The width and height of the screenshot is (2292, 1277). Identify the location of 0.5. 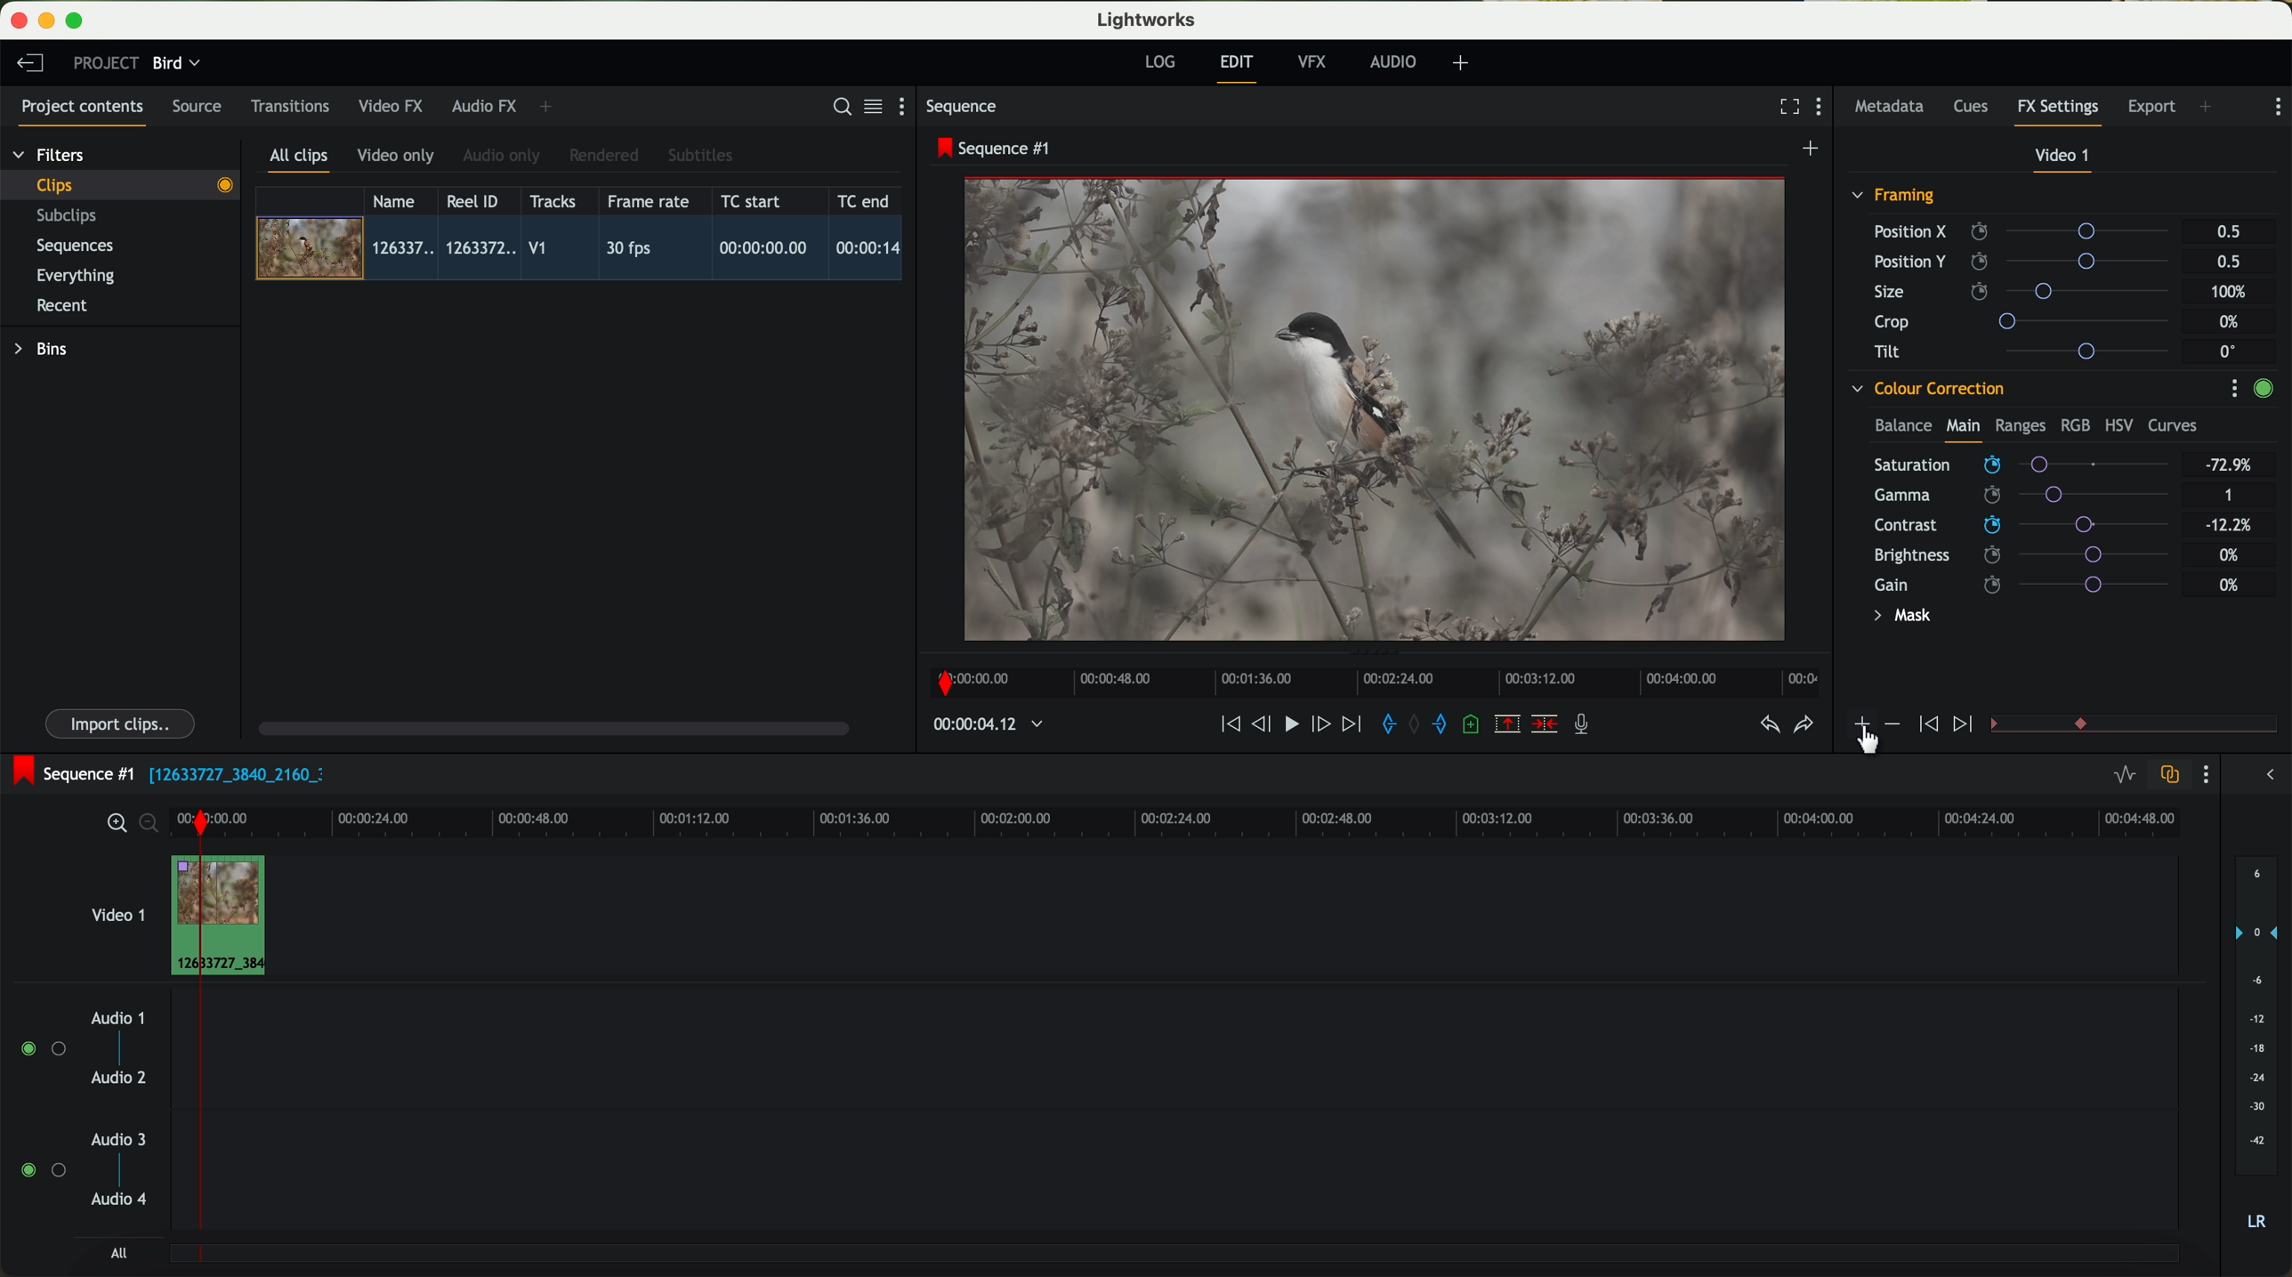
(2227, 261).